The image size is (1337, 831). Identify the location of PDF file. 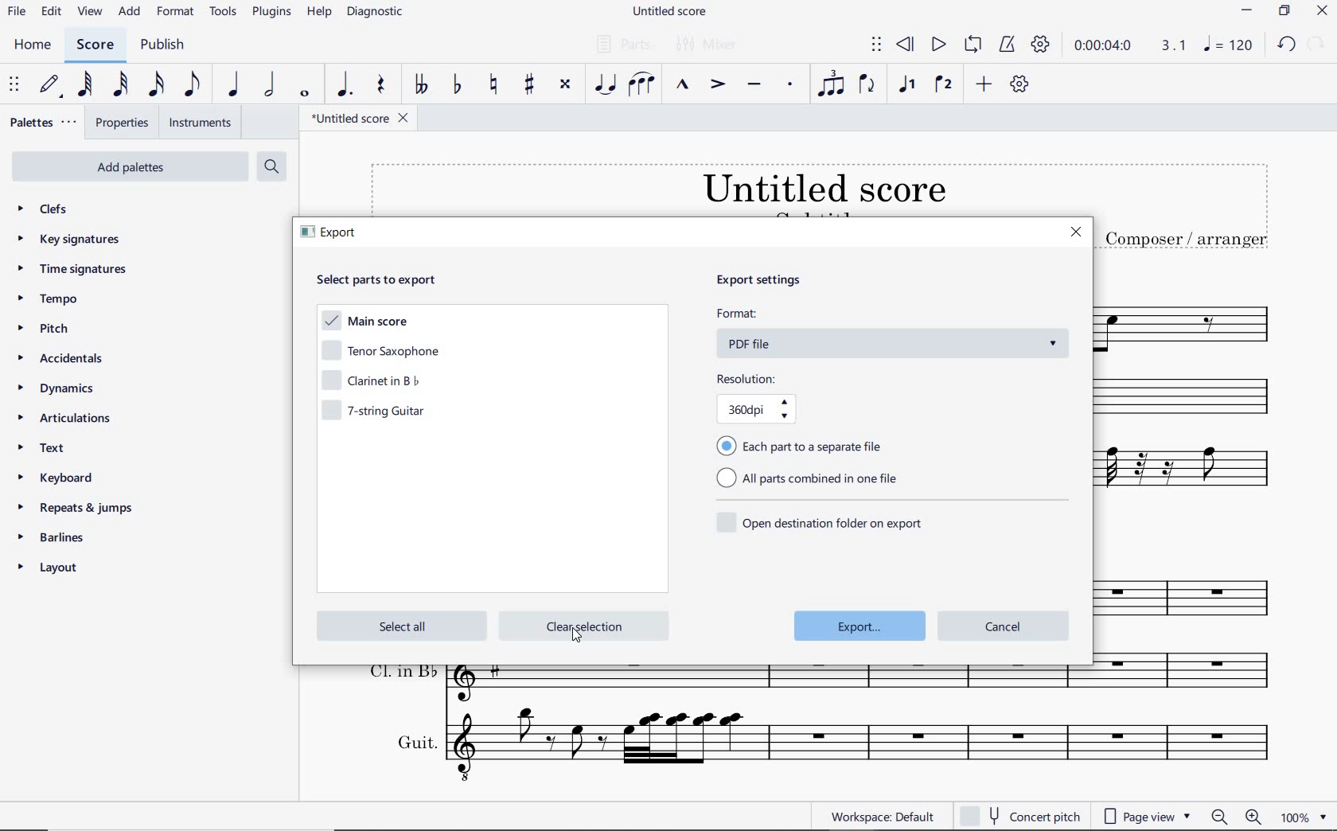
(901, 343).